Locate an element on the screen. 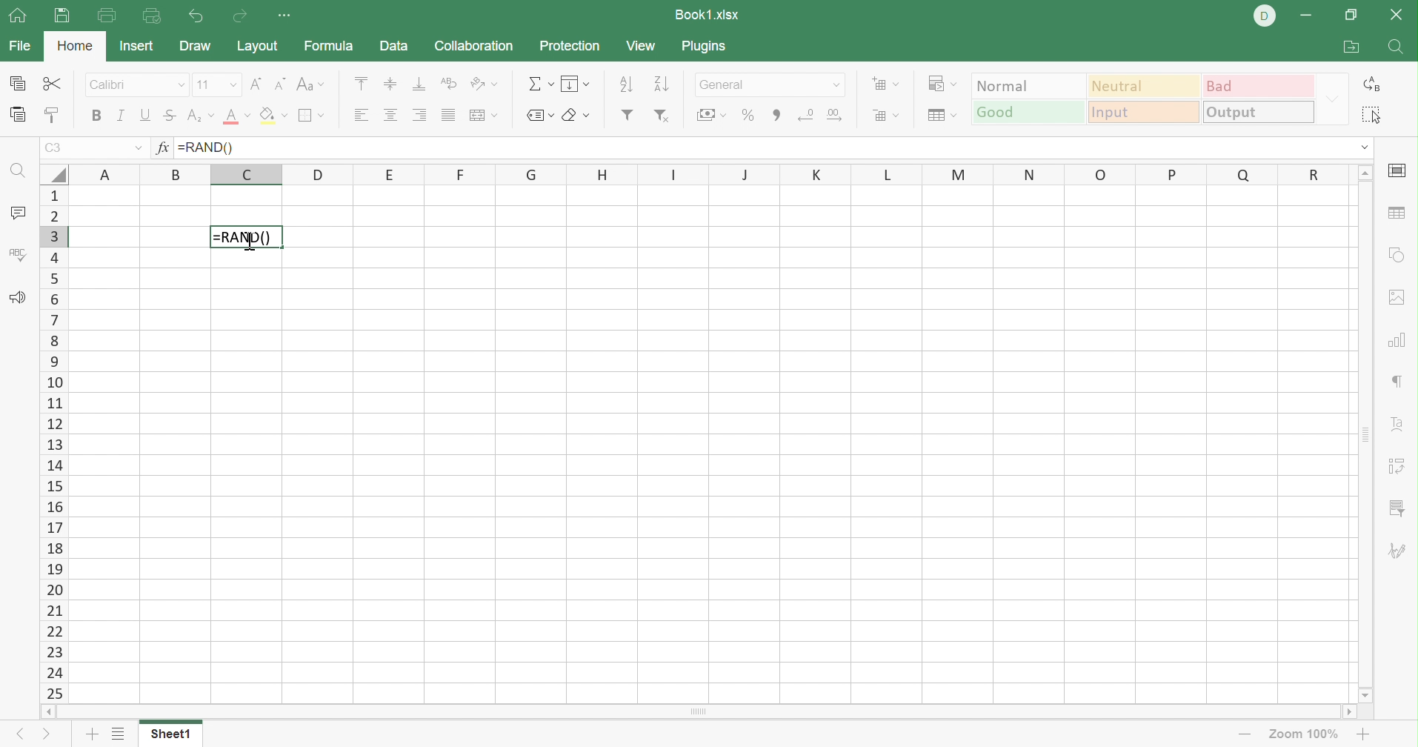  Table settings is located at coordinates (1399, 215).